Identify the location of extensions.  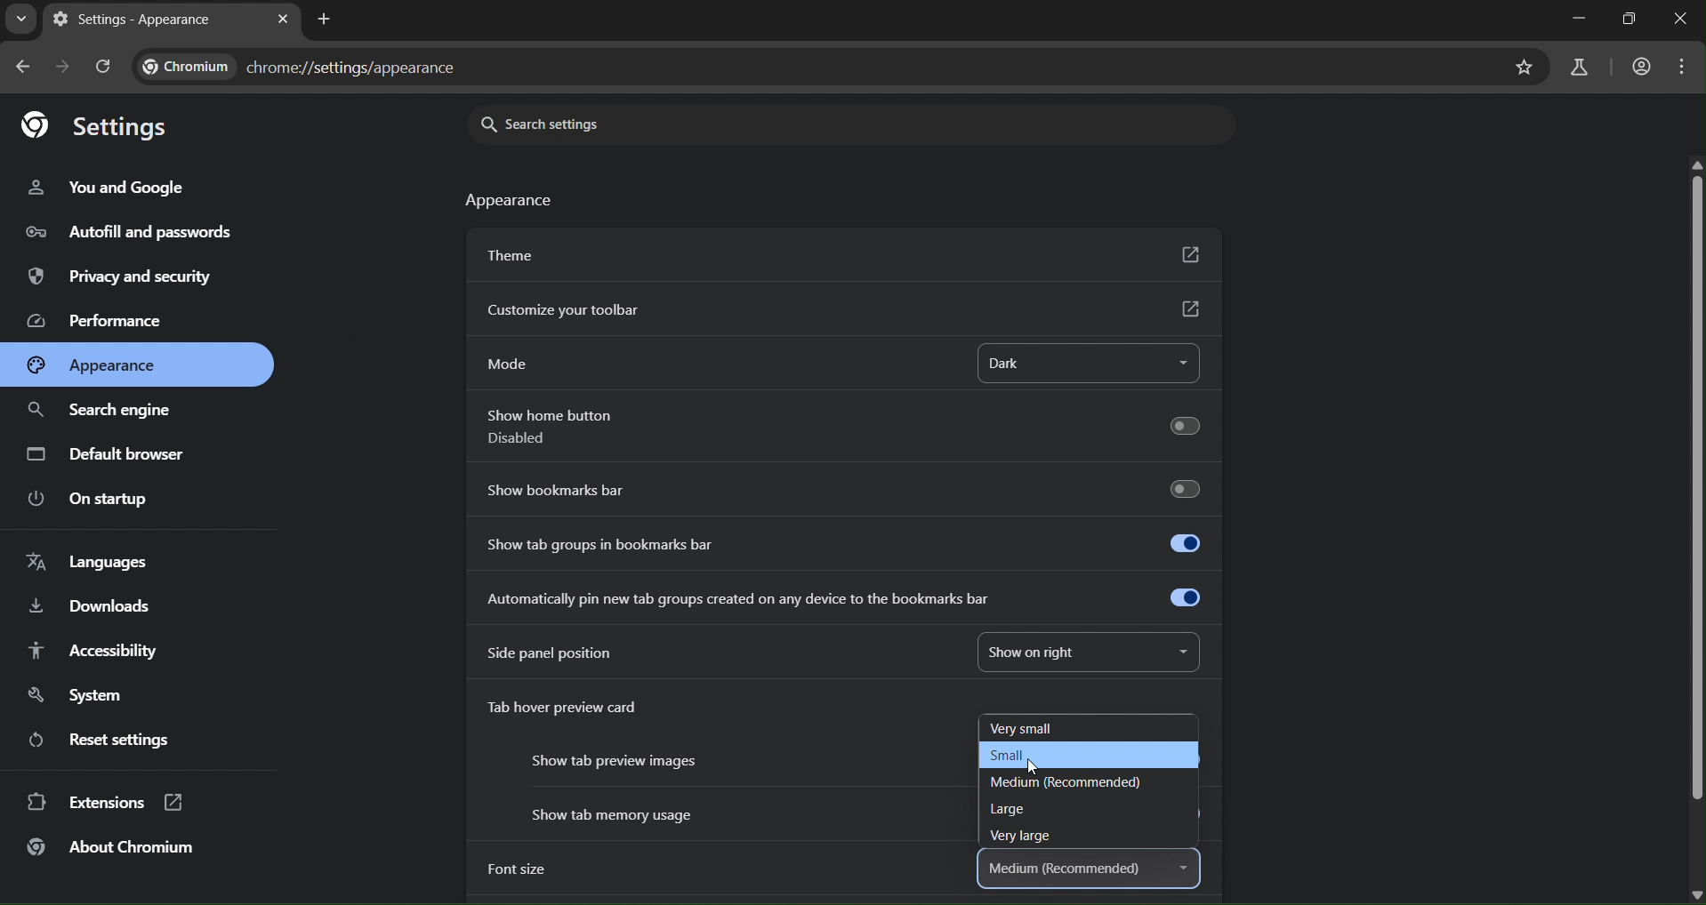
(106, 800).